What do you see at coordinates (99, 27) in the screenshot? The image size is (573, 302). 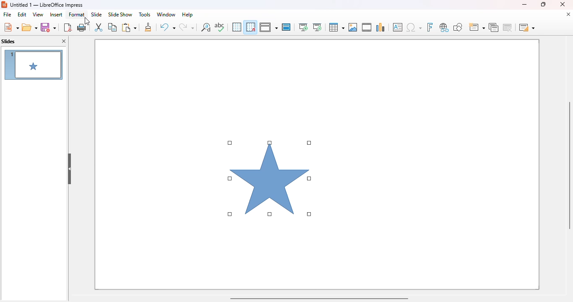 I see `cut` at bounding box center [99, 27].